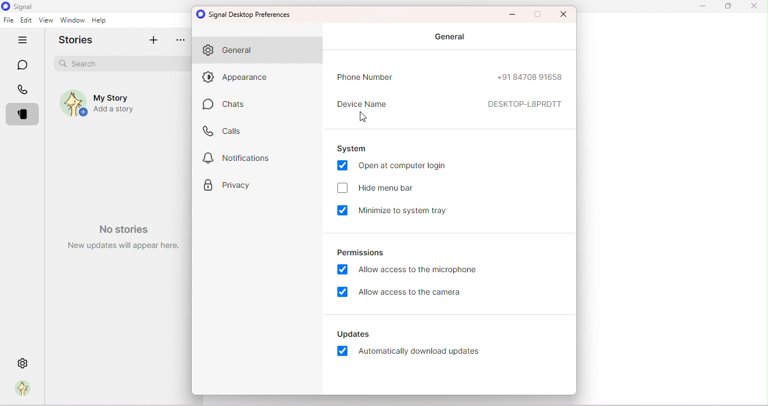 This screenshot has width=768, height=406. Describe the element at coordinates (228, 49) in the screenshot. I see `General` at that location.